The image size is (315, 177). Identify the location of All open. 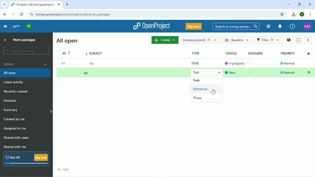
(26, 73).